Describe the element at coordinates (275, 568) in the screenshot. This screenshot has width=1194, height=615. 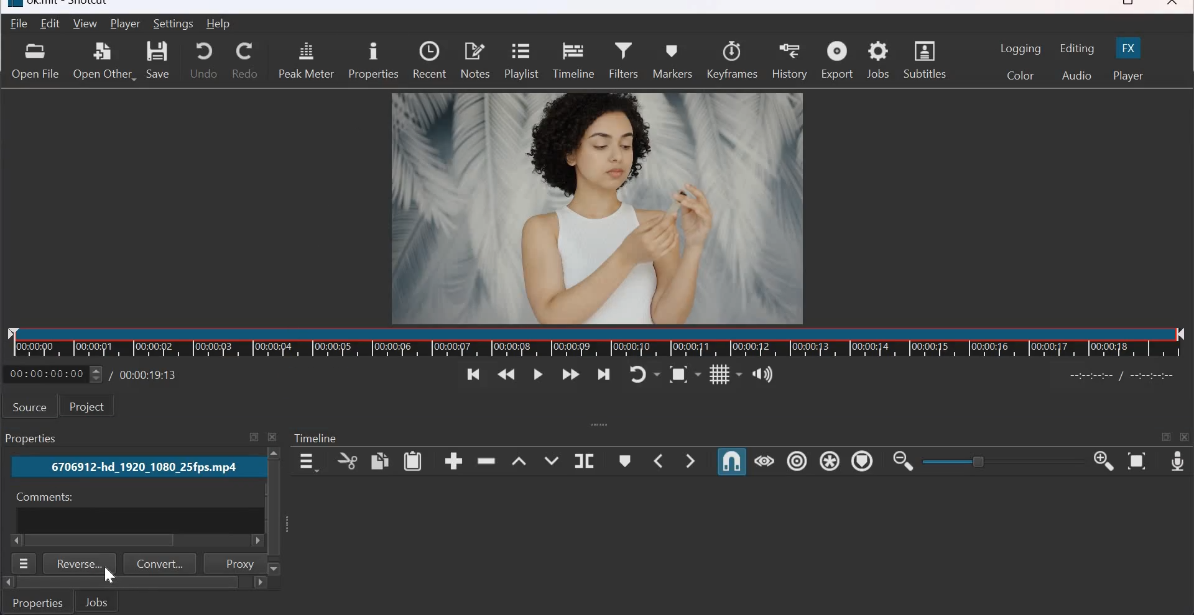
I see `scroll down` at that location.